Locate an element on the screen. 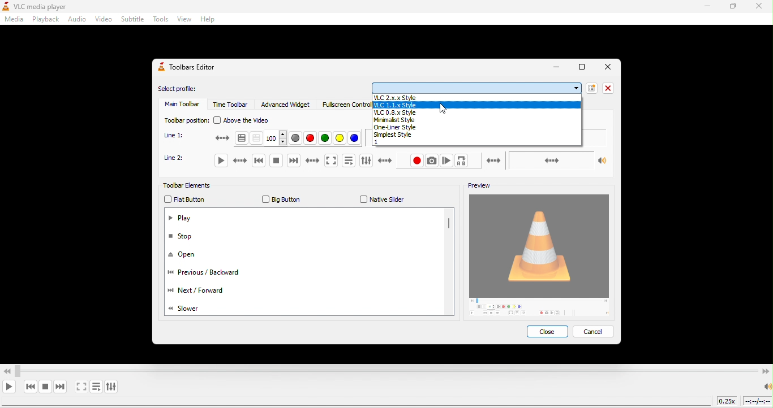 The height and width of the screenshot is (408, 773). toggle playlist is located at coordinates (97, 387).